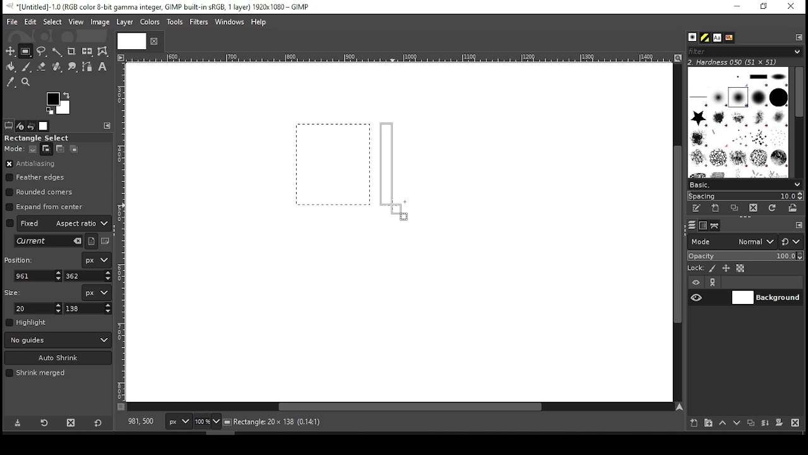  I want to click on guides, so click(58, 340).